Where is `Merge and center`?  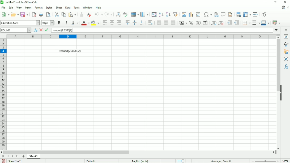
Merge and center is located at coordinates (159, 23).